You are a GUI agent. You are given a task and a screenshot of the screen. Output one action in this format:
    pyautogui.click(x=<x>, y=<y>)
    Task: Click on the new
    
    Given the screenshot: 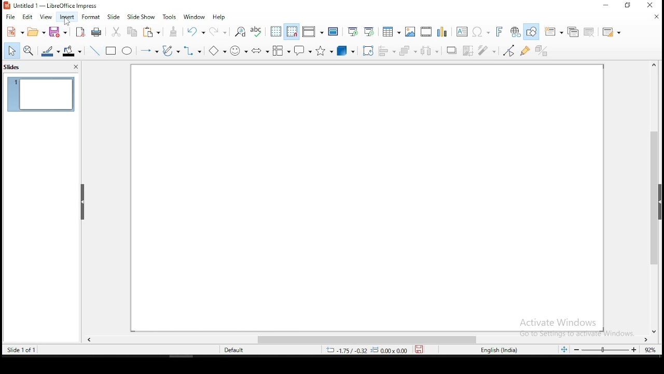 What is the action you would take?
    pyautogui.click(x=15, y=31)
    